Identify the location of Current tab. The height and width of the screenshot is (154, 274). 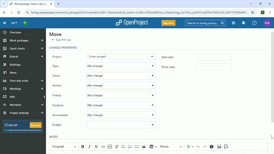
(31, 4).